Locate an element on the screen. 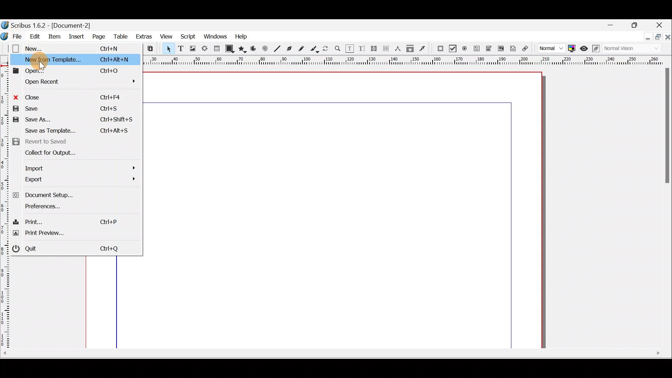 Image resolution: width=672 pixels, height=378 pixels. Freehand line is located at coordinates (303, 49).